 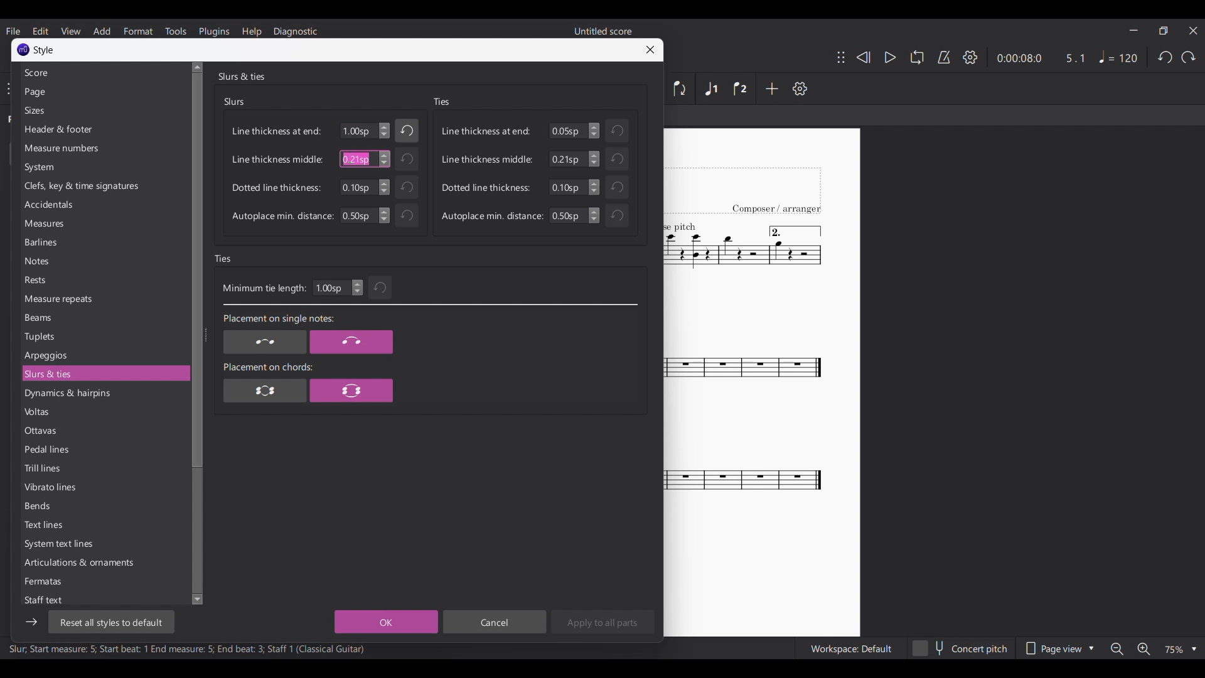 I want to click on Slurs & ties, so click(x=241, y=76).